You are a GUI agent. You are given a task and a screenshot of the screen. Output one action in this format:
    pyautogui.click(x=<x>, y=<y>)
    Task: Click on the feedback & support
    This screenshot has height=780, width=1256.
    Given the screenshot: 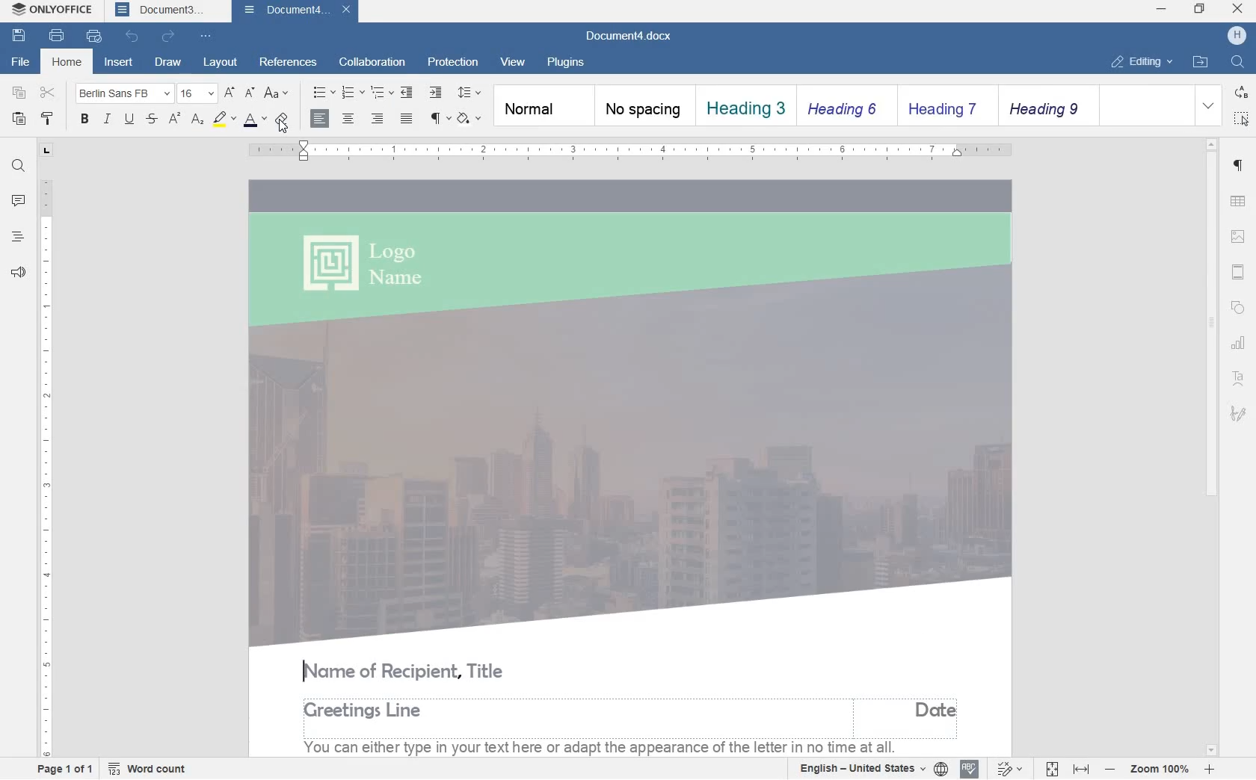 What is the action you would take?
    pyautogui.click(x=18, y=270)
    